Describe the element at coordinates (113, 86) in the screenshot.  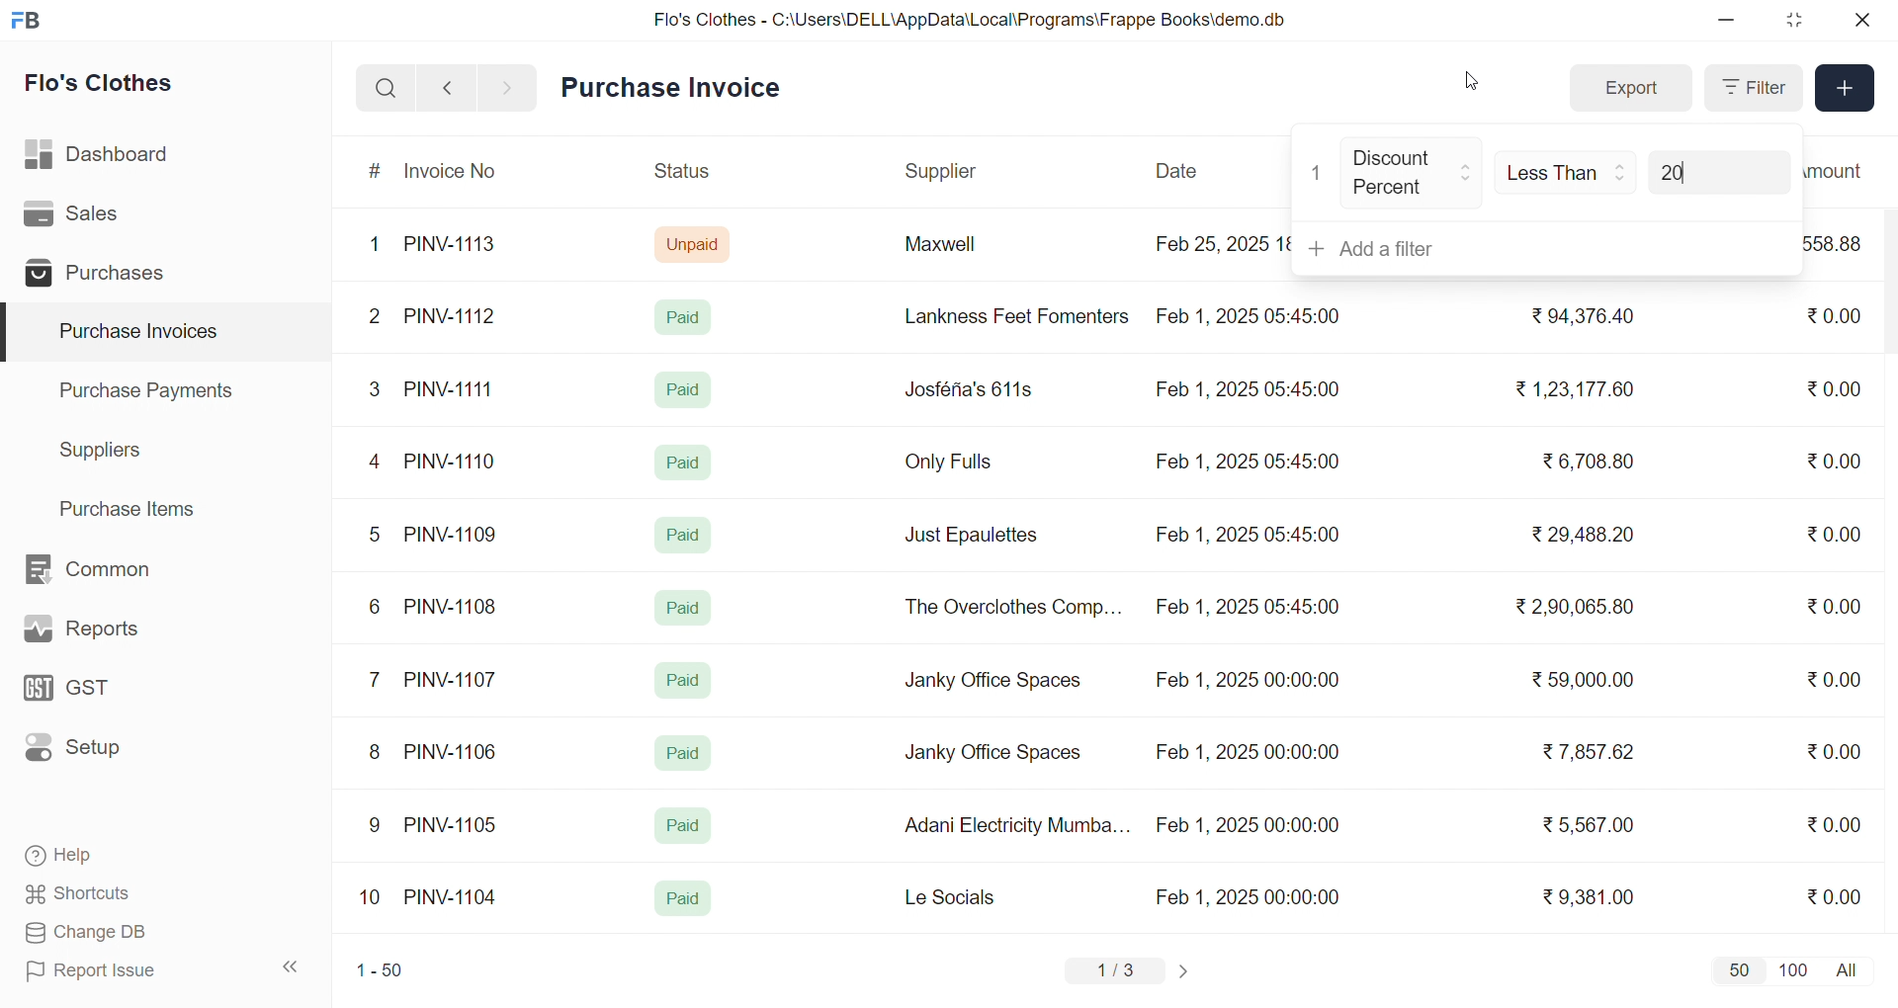
I see `Flo's Clothes` at that location.